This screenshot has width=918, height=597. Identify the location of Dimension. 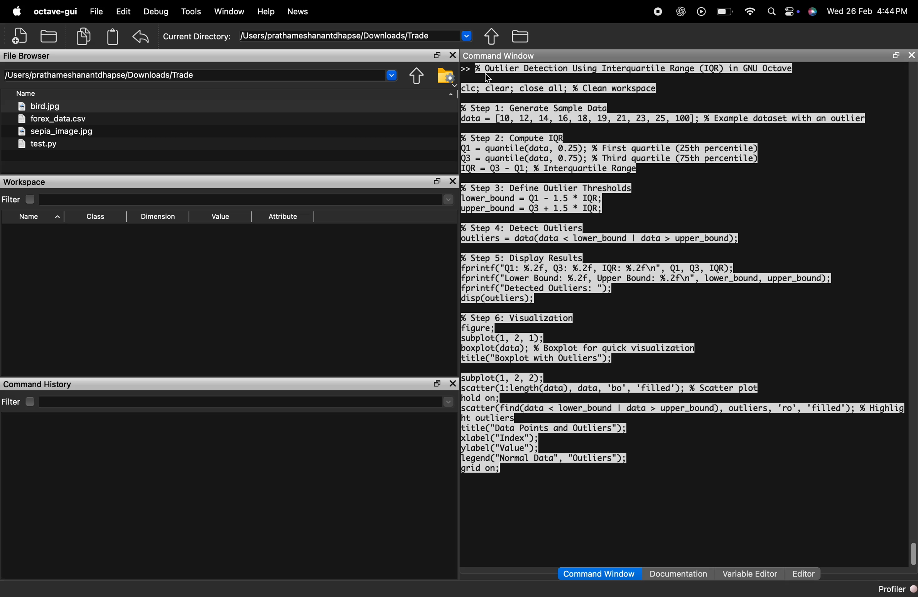
(158, 217).